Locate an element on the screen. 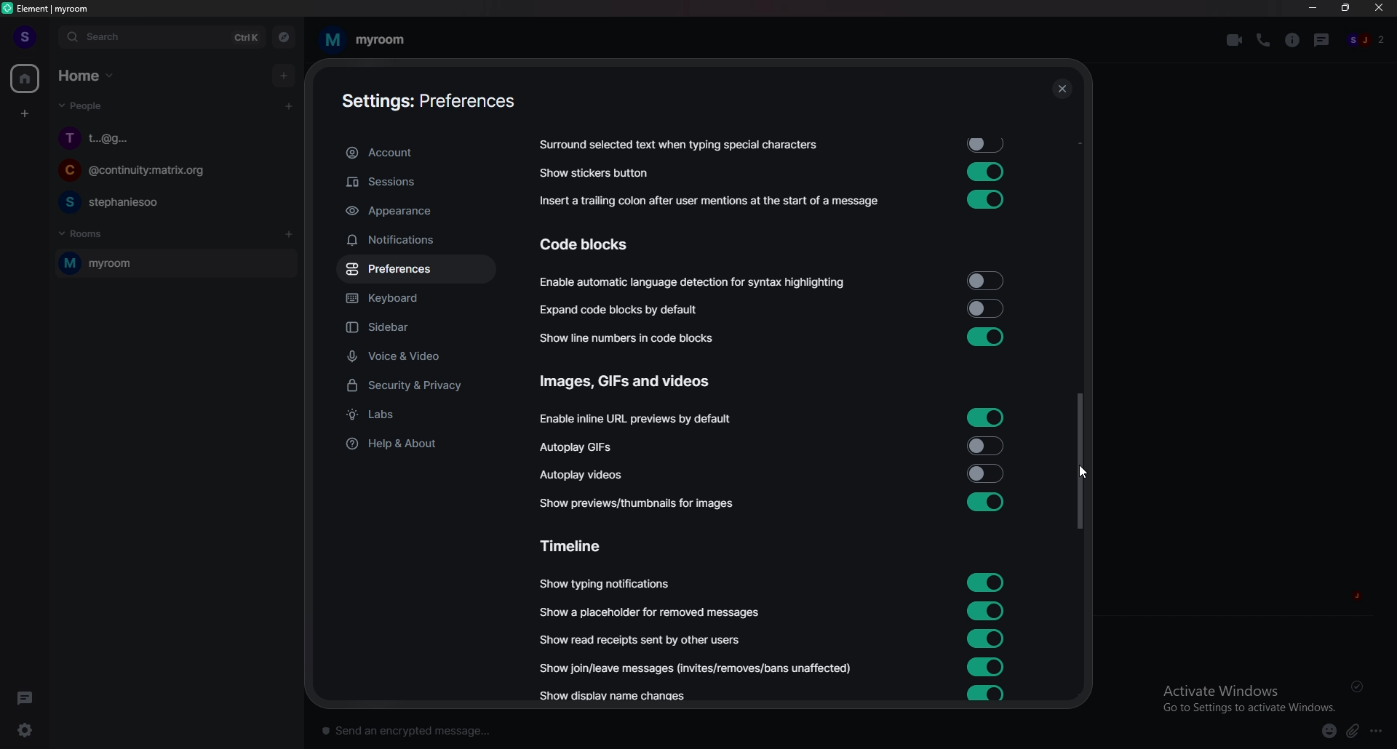 This screenshot has width=1397, height=749. toggle is located at coordinates (987, 580).